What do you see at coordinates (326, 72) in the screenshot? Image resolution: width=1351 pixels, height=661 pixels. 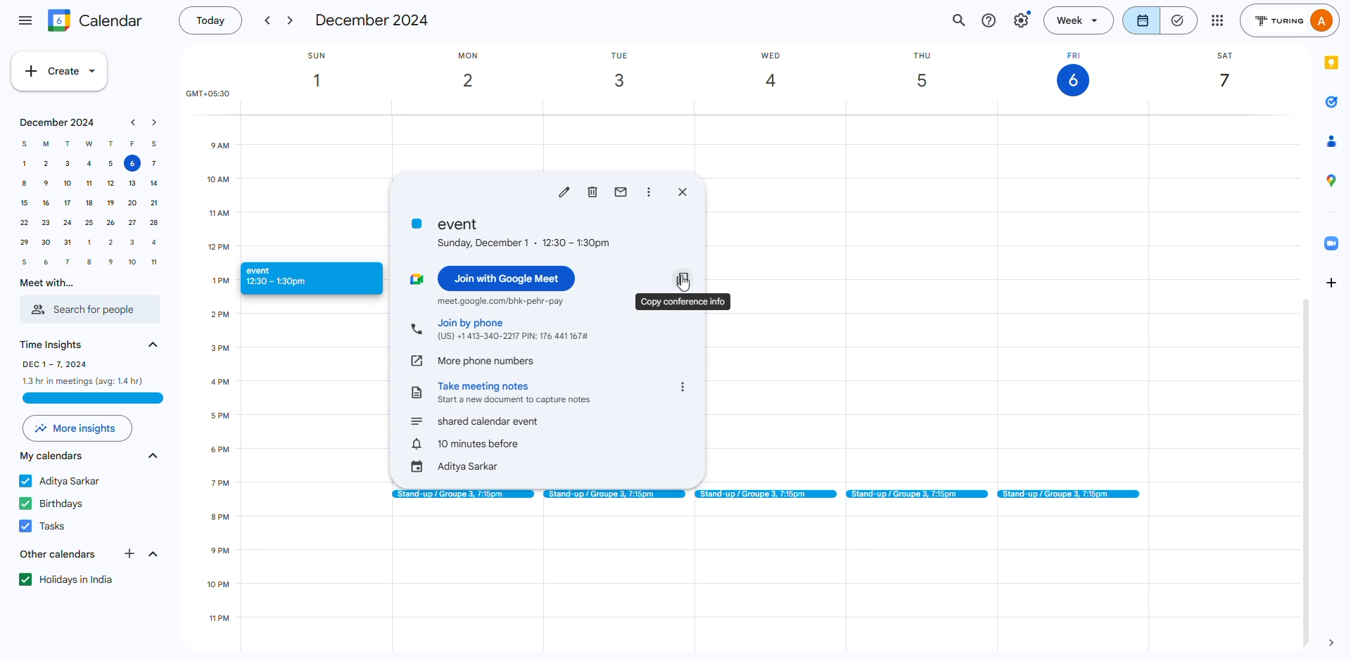 I see `sun 1` at bounding box center [326, 72].